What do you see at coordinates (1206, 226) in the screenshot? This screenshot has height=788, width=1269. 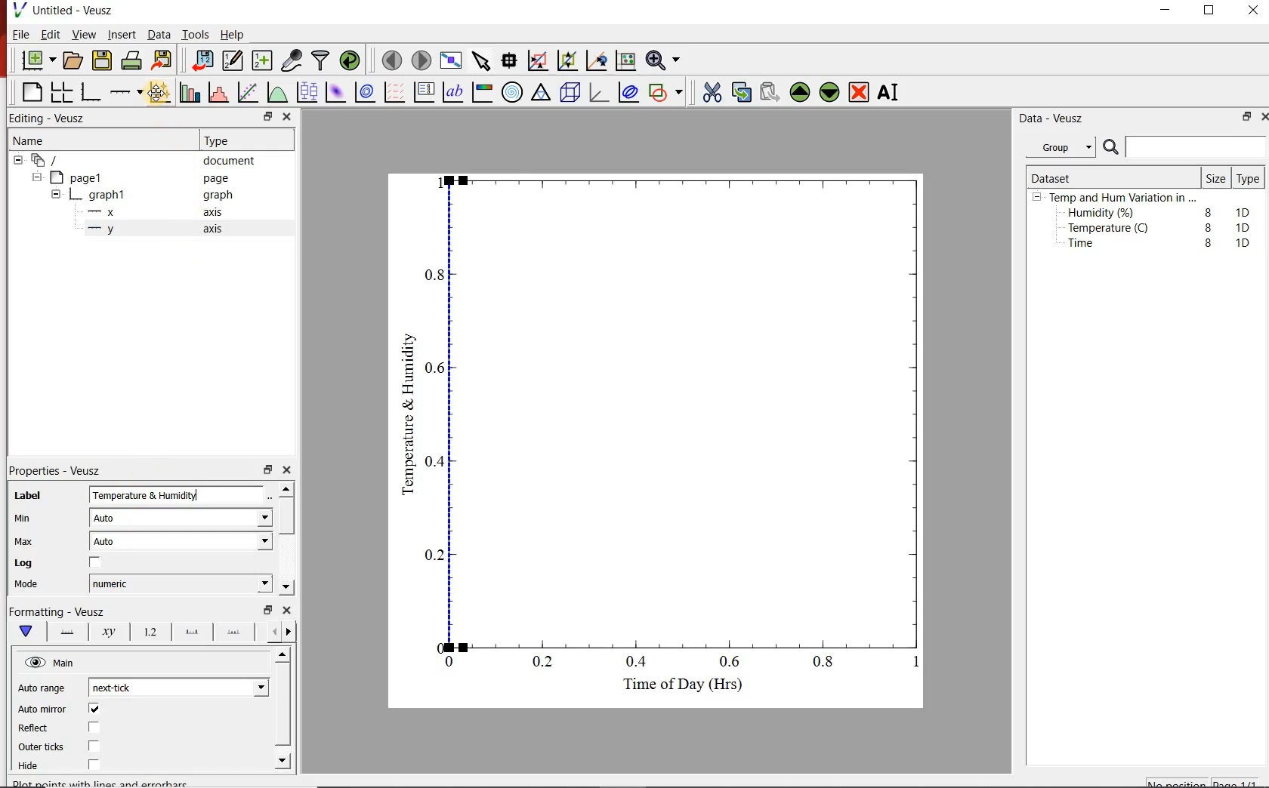 I see `8` at bounding box center [1206, 226].